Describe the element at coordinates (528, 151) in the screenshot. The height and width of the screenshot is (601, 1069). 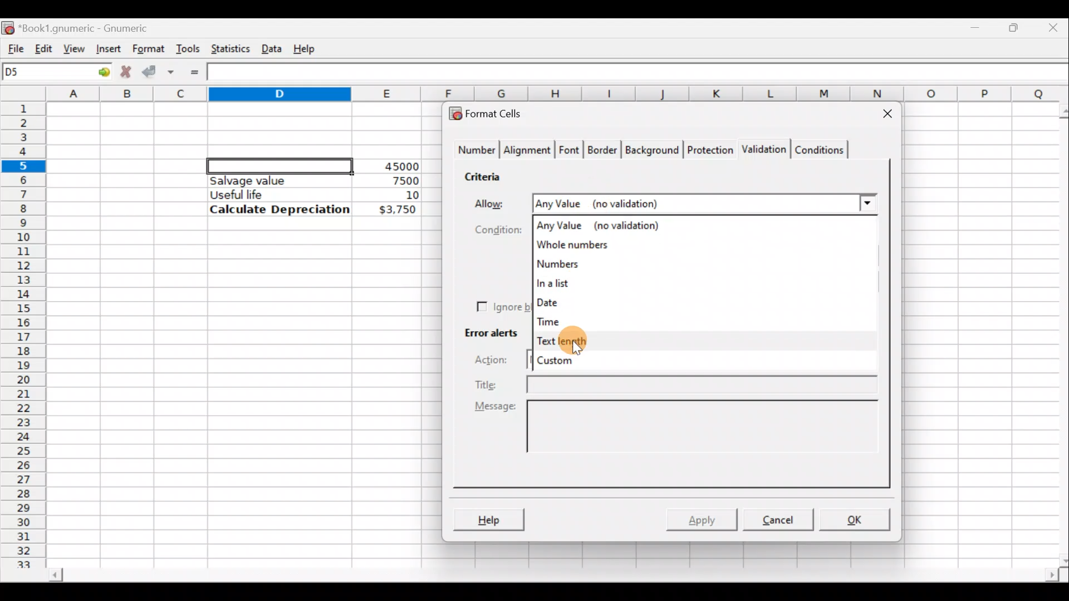
I see `Alignment` at that location.